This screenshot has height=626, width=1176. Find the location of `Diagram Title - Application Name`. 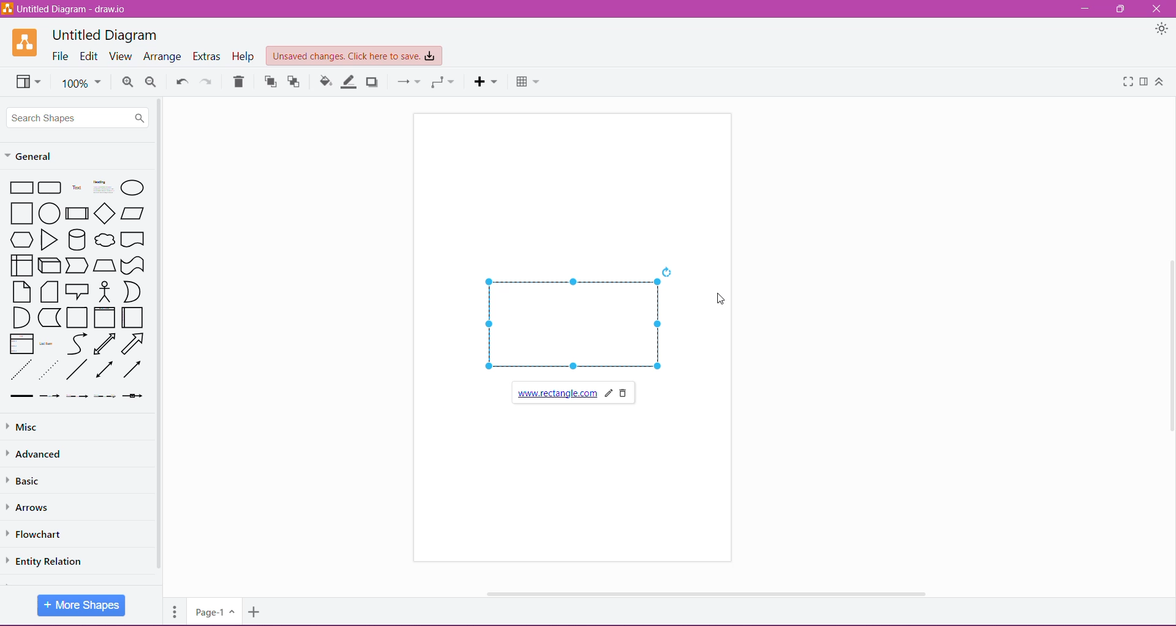

Diagram Title - Application Name is located at coordinates (66, 9).